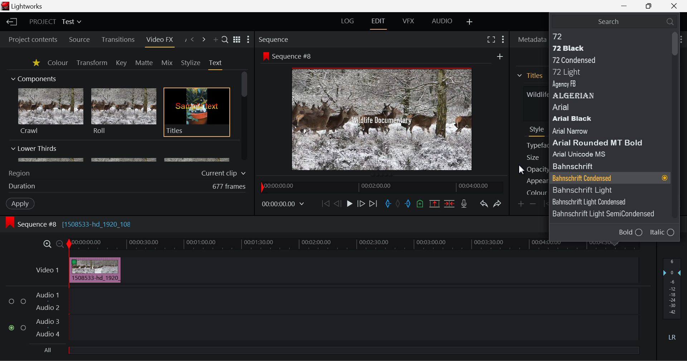  I want to click on Audio Input, so click(351, 316).